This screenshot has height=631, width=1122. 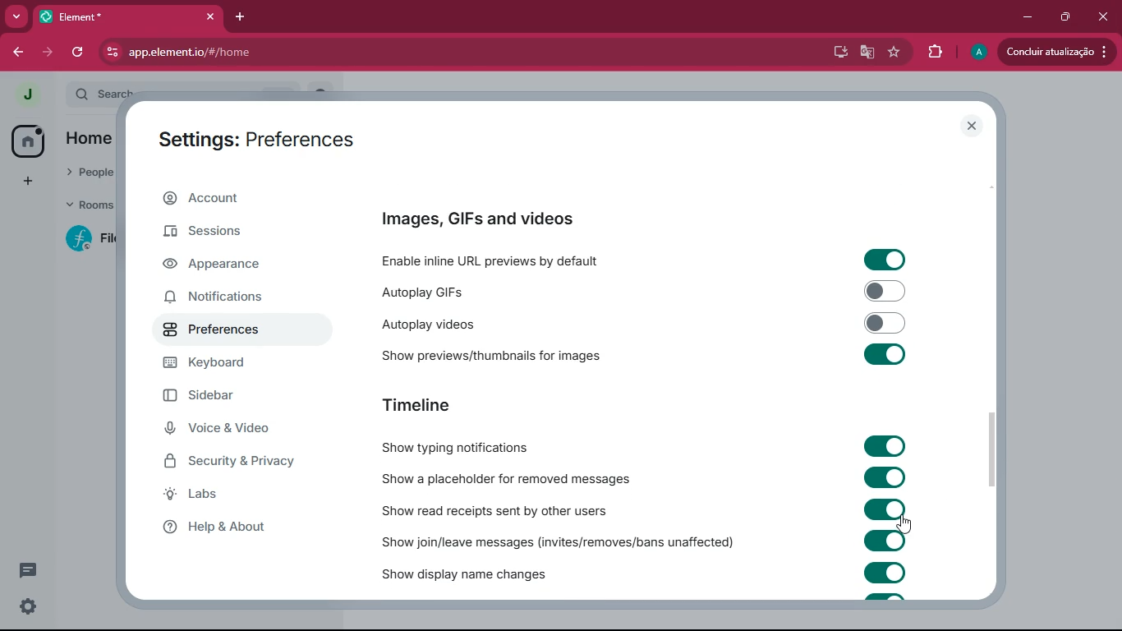 I want to click on show previews/thumbnails for images, so click(x=513, y=353).